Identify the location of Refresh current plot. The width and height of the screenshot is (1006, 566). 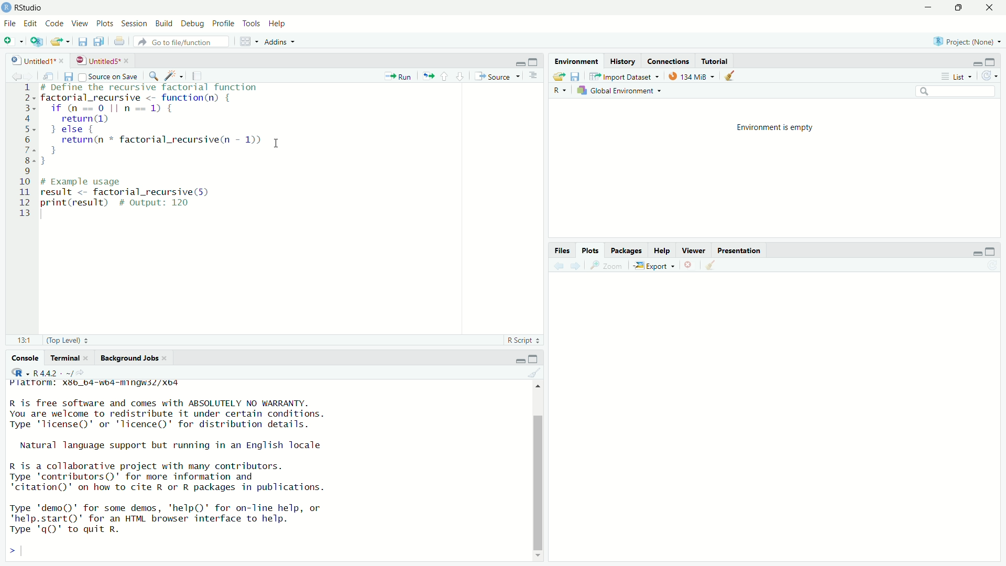
(991, 266).